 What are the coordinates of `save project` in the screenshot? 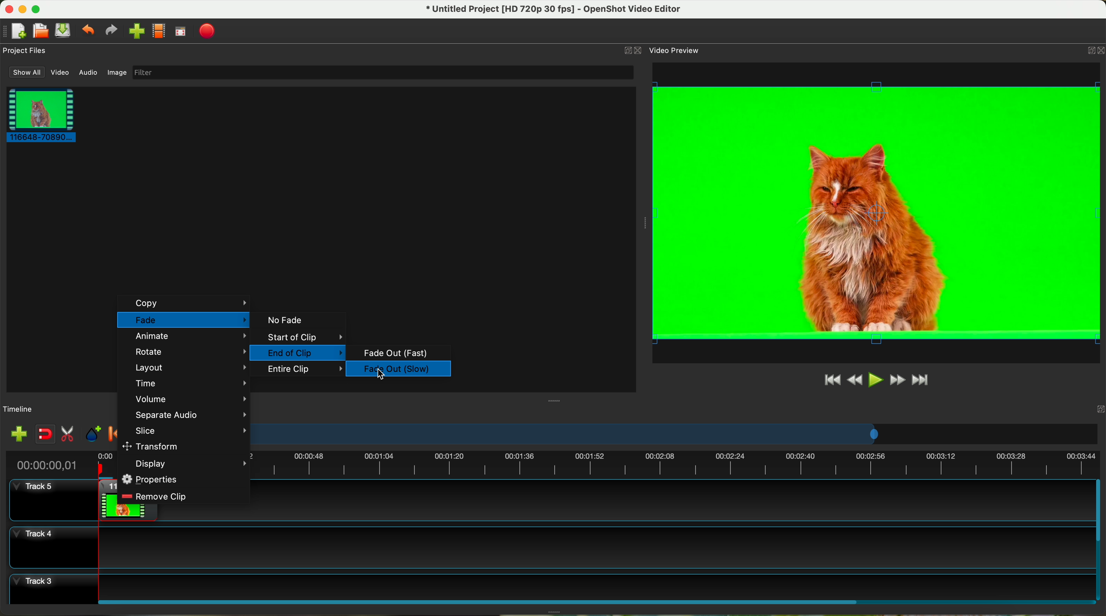 It's located at (64, 30).